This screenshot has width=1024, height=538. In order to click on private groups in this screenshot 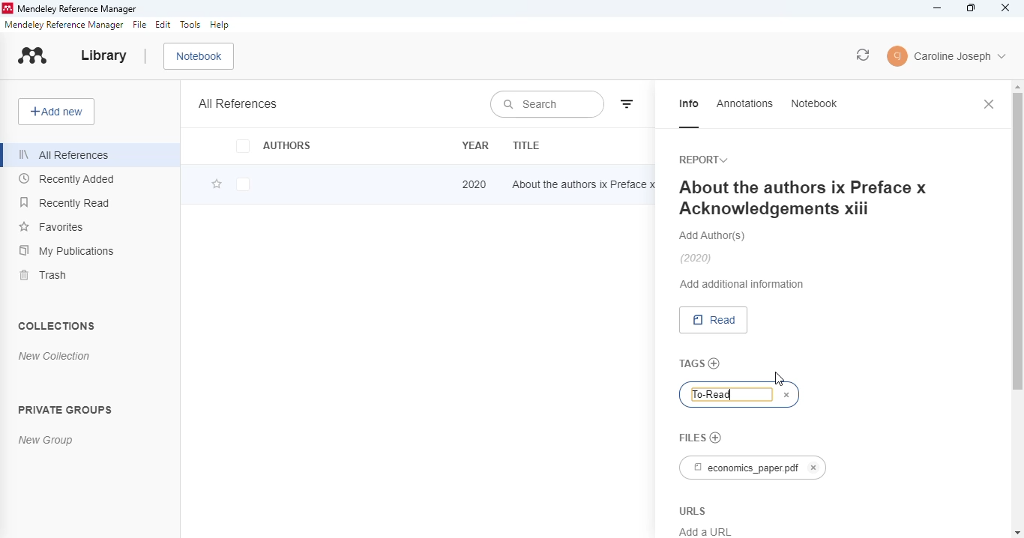, I will do `click(65, 408)`.